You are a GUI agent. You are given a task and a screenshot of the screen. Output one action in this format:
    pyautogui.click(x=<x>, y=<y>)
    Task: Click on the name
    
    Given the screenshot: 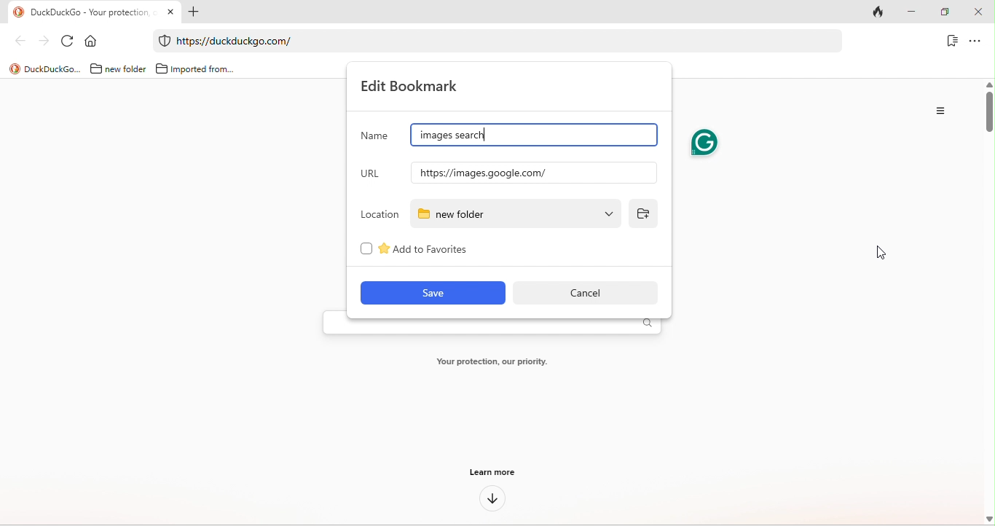 What is the action you would take?
    pyautogui.click(x=378, y=136)
    